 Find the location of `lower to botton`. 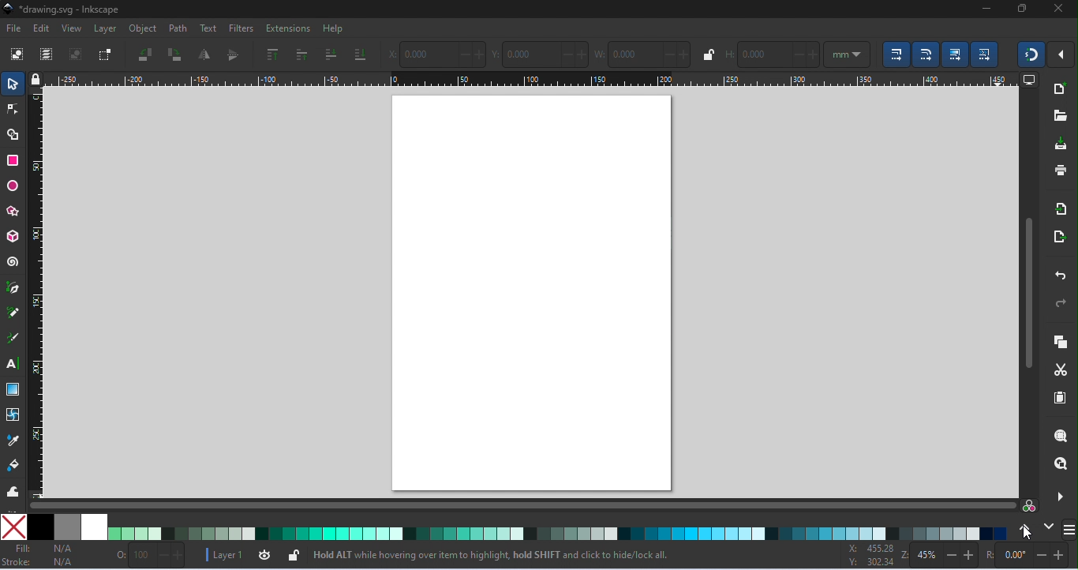

lower to botton is located at coordinates (360, 56).